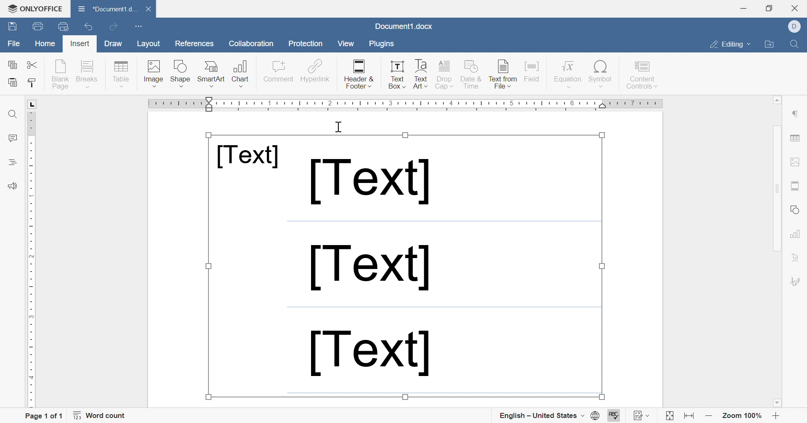 The height and width of the screenshot is (423, 807). I want to click on Protection, so click(305, 44).